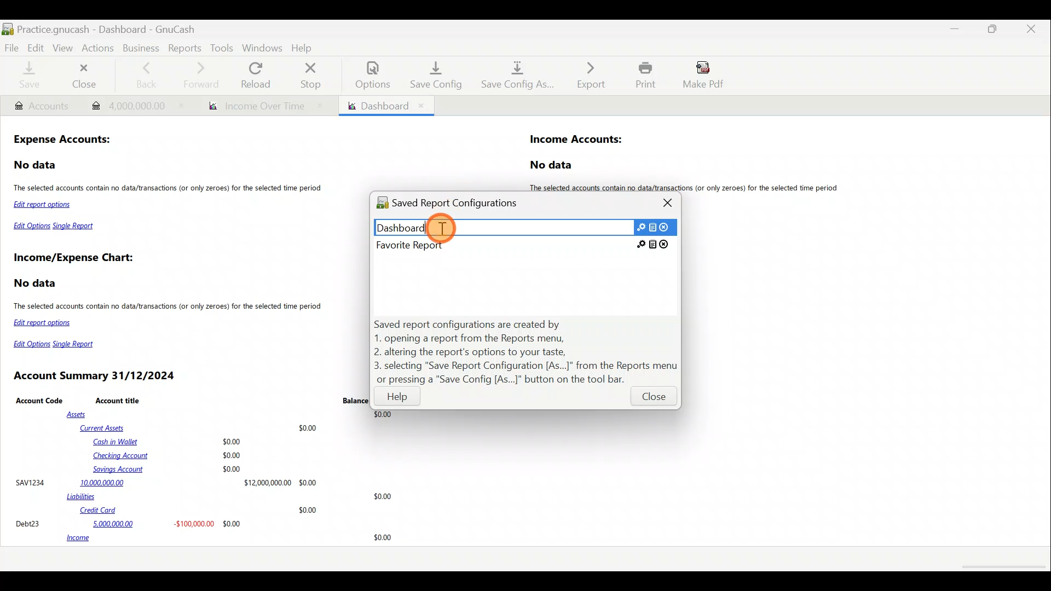  I want to click on Debt23 5,000,000.00 -$100,000.00 $0.00, so click(129, 523).